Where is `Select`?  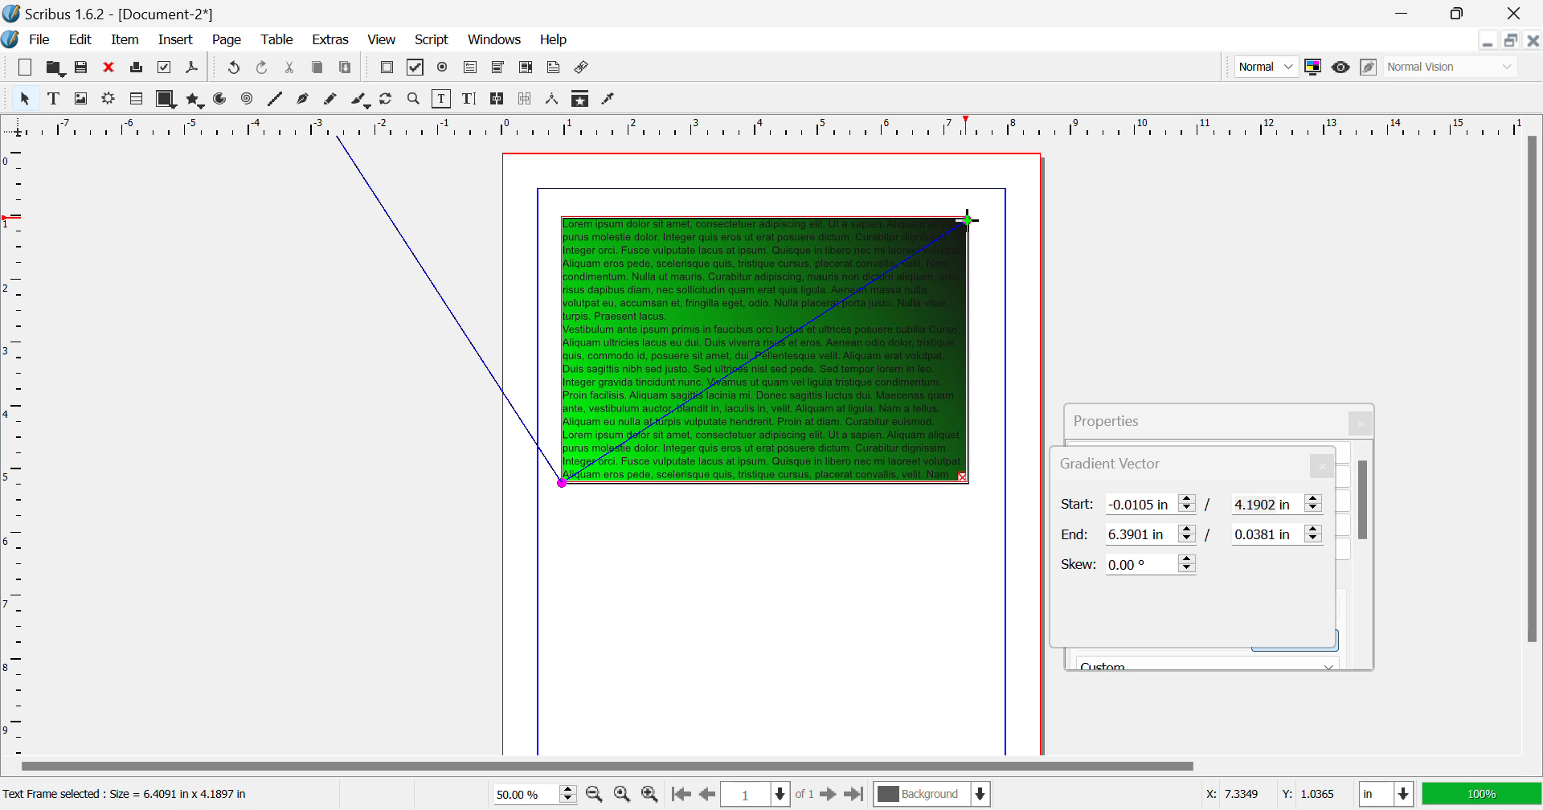
Select is located at coordinates (24, 97).